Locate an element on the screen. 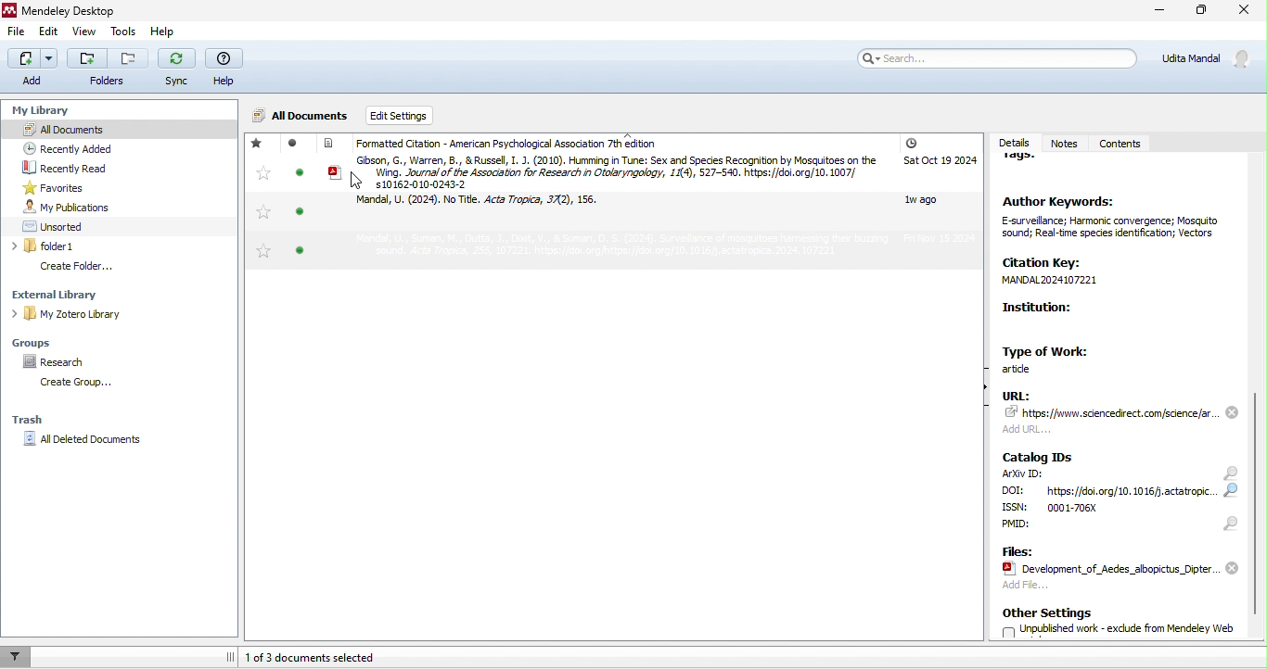 The height and width of the screenshot is (669, 1267). add is located at coordinates (32, 67).